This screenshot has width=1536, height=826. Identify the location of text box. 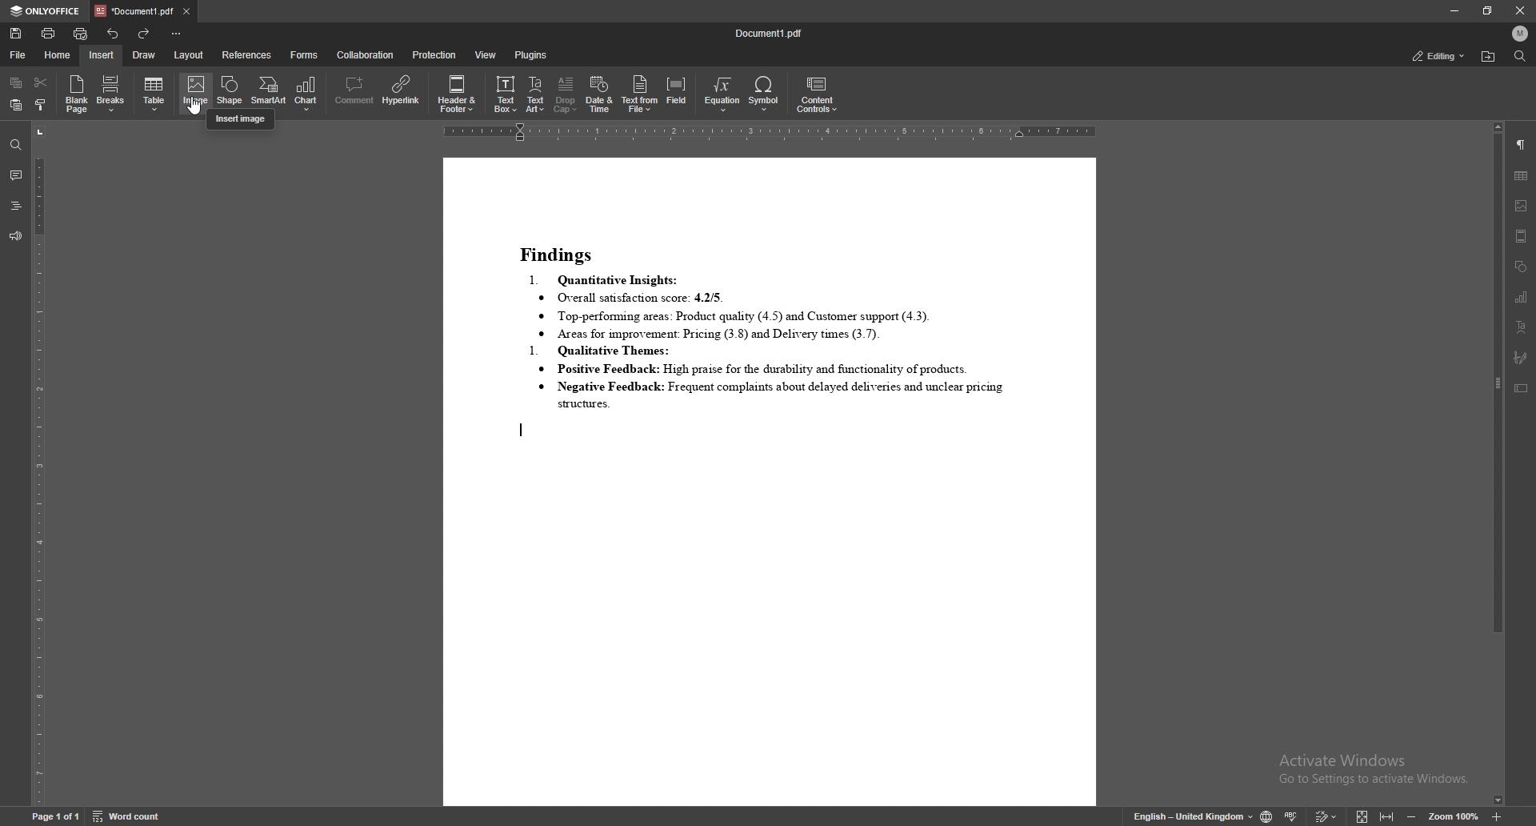
(505, 94).